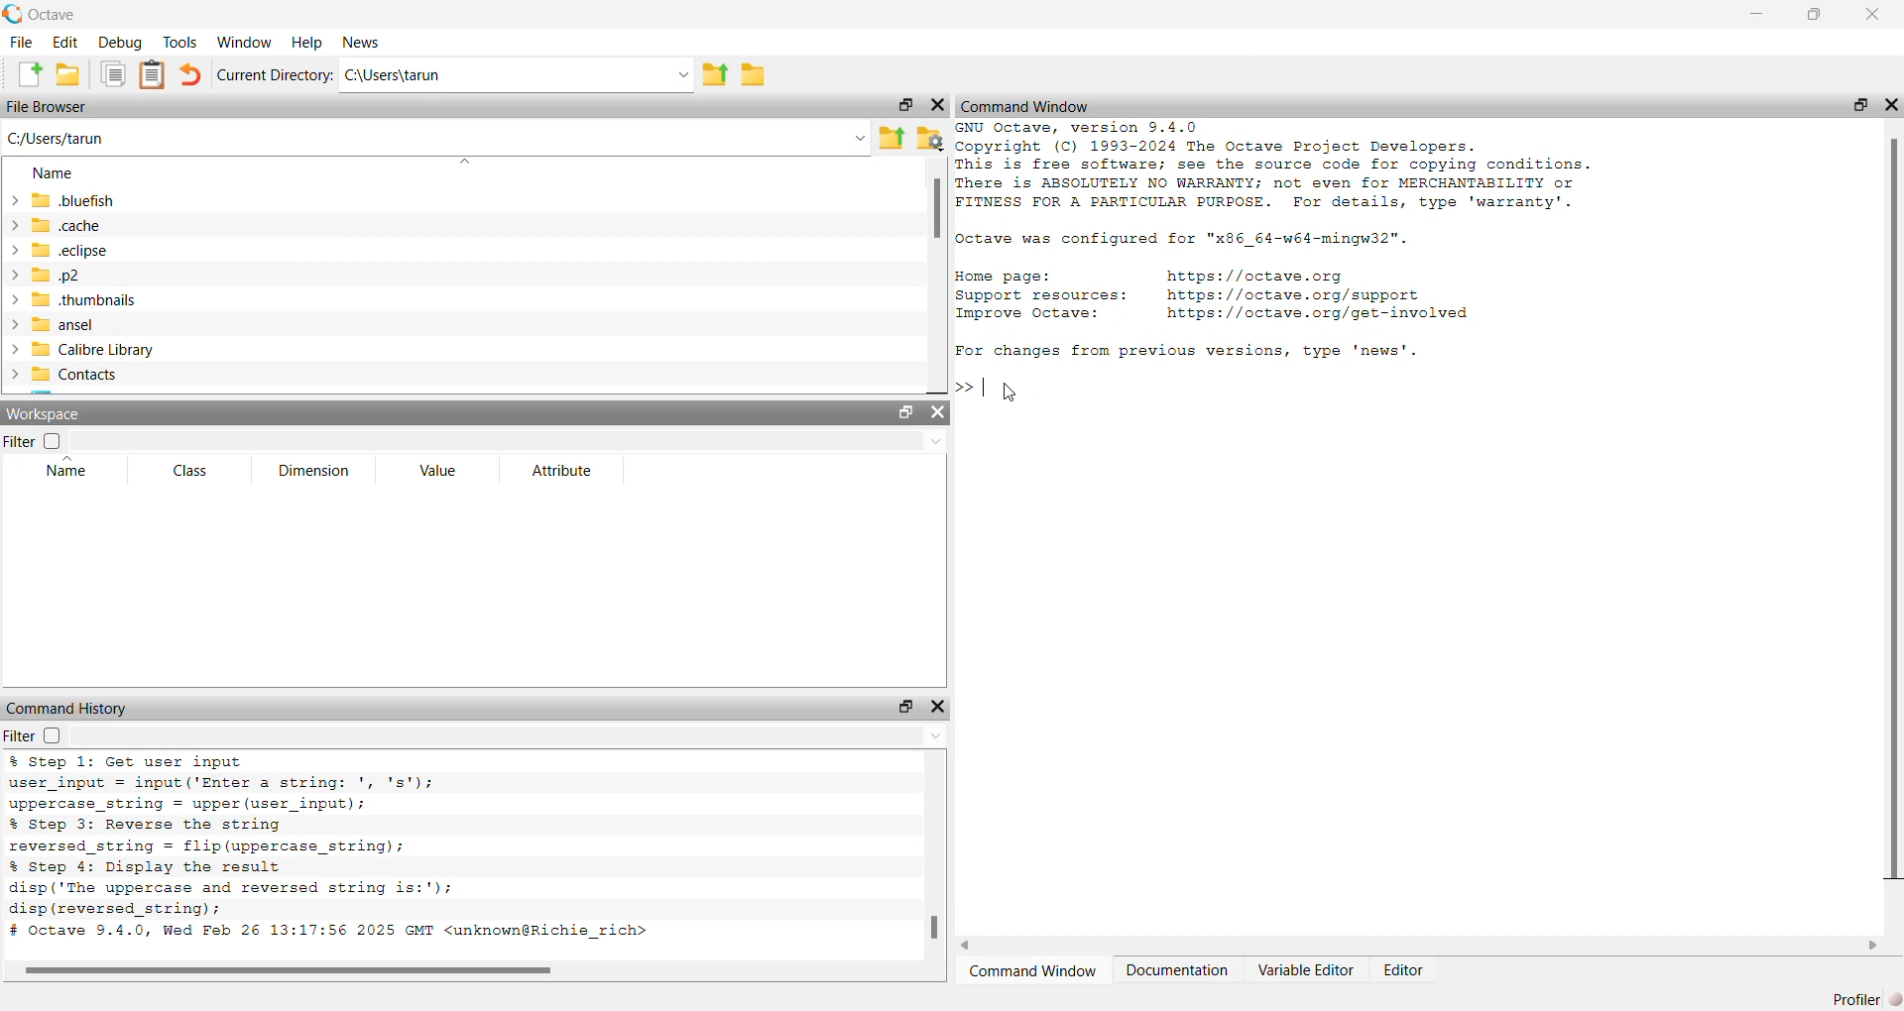 This screenshot has width=1904, height=1011. What do you see at coordinates (91, 326) in the screenshot?
I see `ansel` at bounding box center [91, 326].